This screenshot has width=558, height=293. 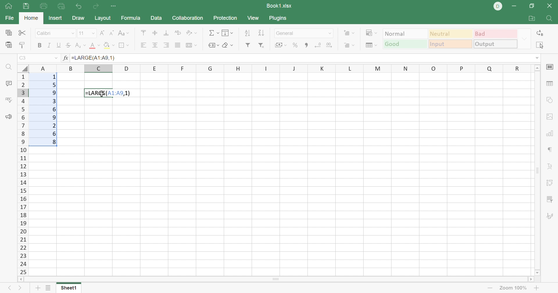 What do you see at coordinates (550, 199) in the screenshot?
I see `Slicer settings` at bounding box center [550, 199].